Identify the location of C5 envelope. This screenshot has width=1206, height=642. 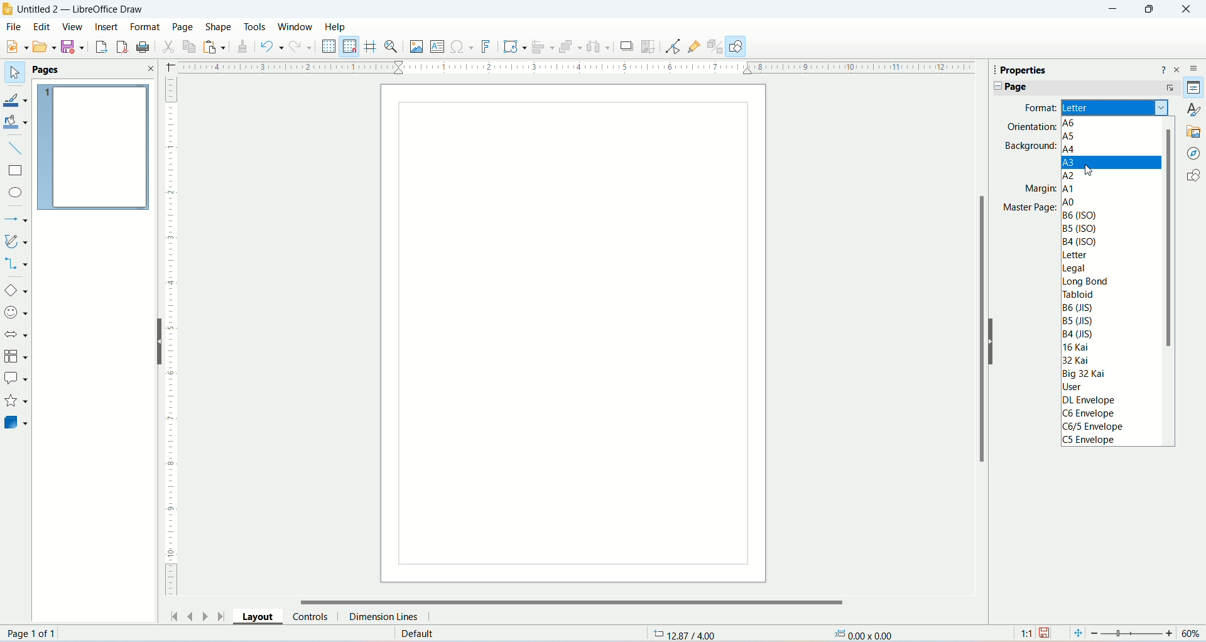
(1090, 440).